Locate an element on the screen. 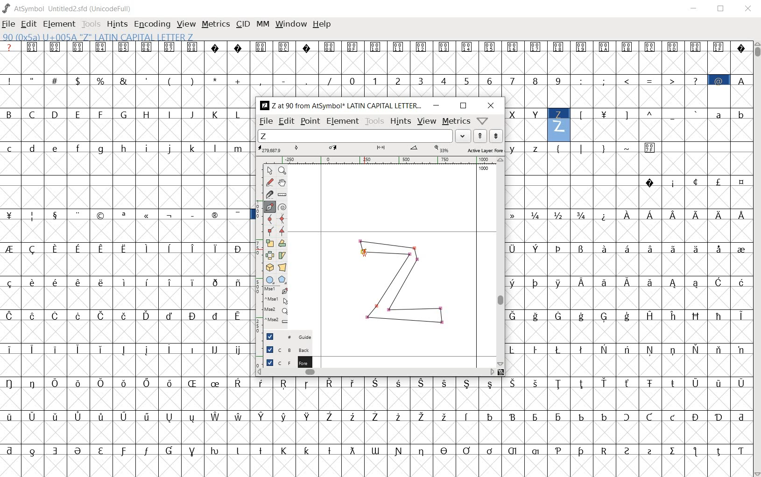  Active Layer: Fore is located at coordinates (380, 149).